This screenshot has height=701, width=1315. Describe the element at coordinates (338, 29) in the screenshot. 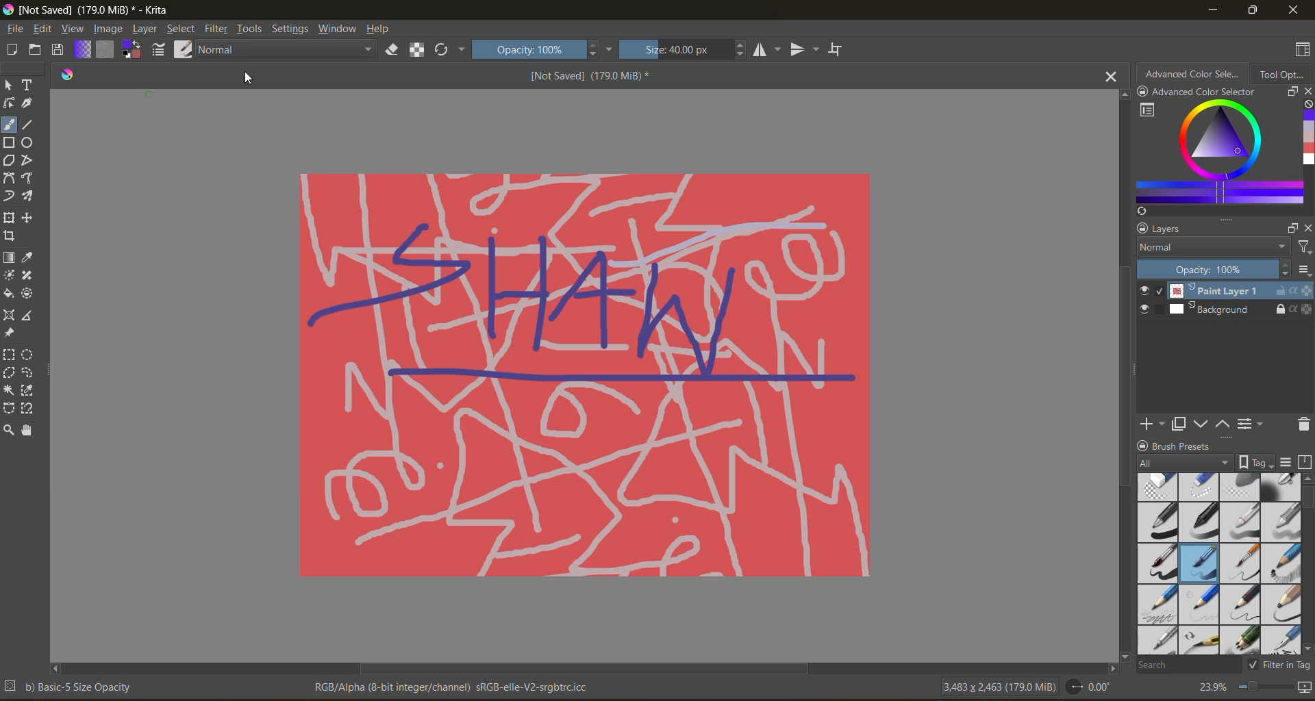

I see `window` at that location.